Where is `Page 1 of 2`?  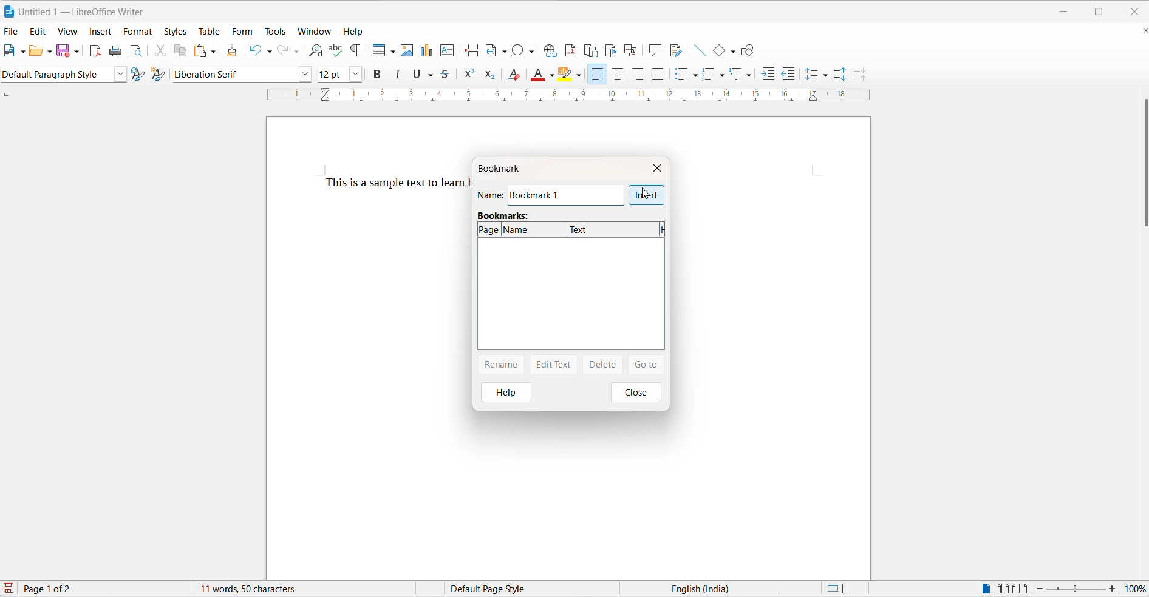
Page 1 of 2 is located at coordinates (59, 588).